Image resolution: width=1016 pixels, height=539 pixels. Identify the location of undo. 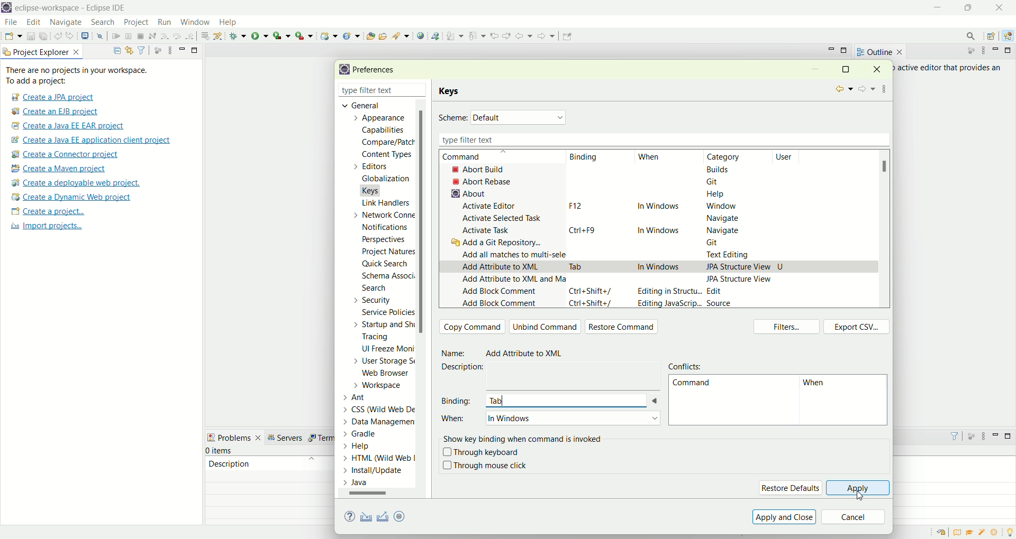
(59, 36).